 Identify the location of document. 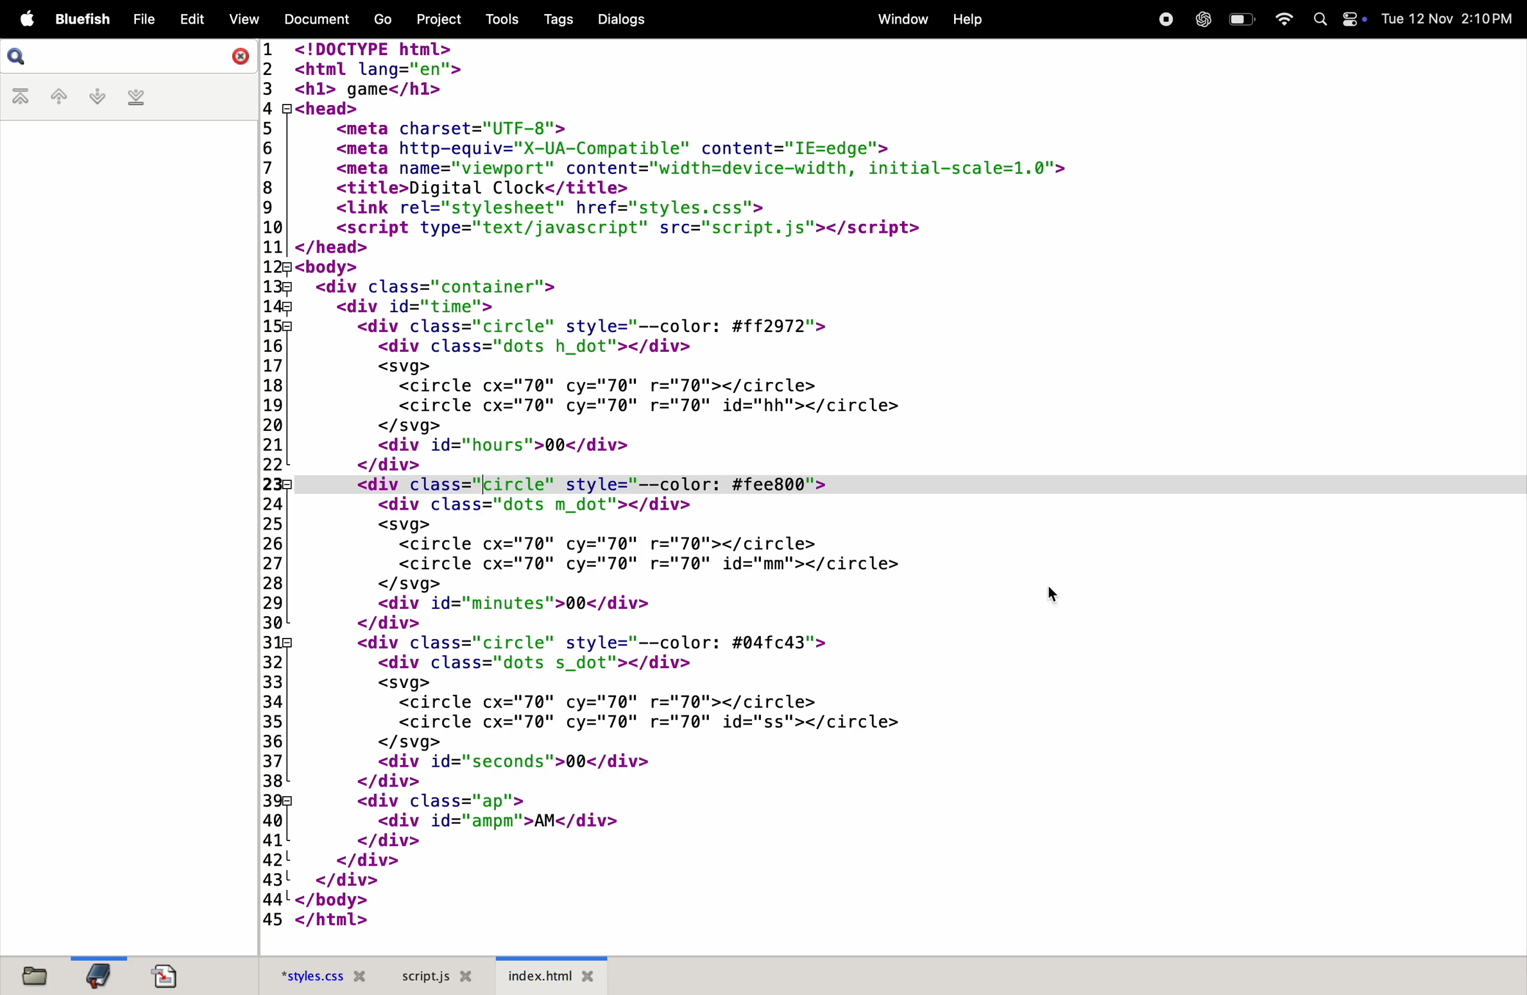
(320, 20).